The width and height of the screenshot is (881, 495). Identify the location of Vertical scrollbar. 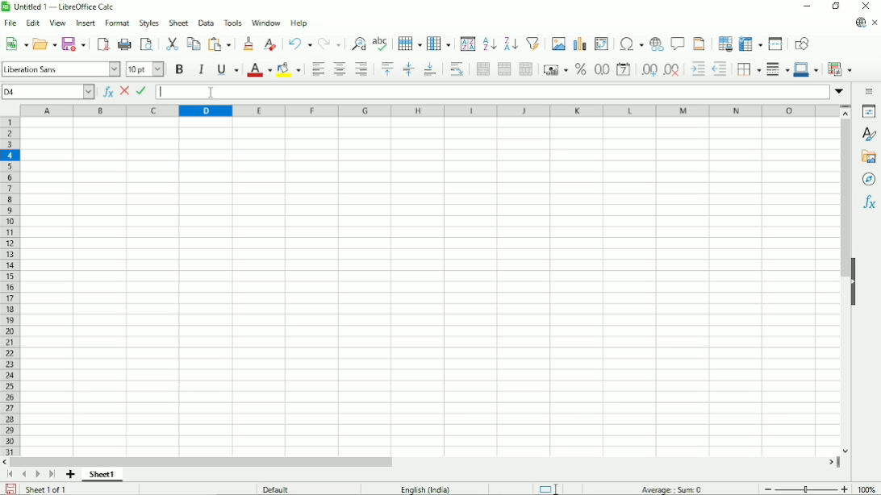
(844, 286).